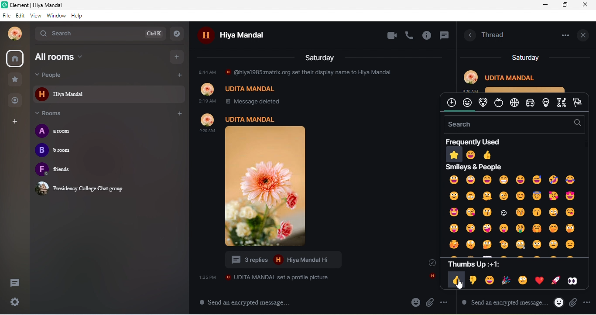 This screenshot has height=315, width=596. I want to click on maximize, so click(566, 5).